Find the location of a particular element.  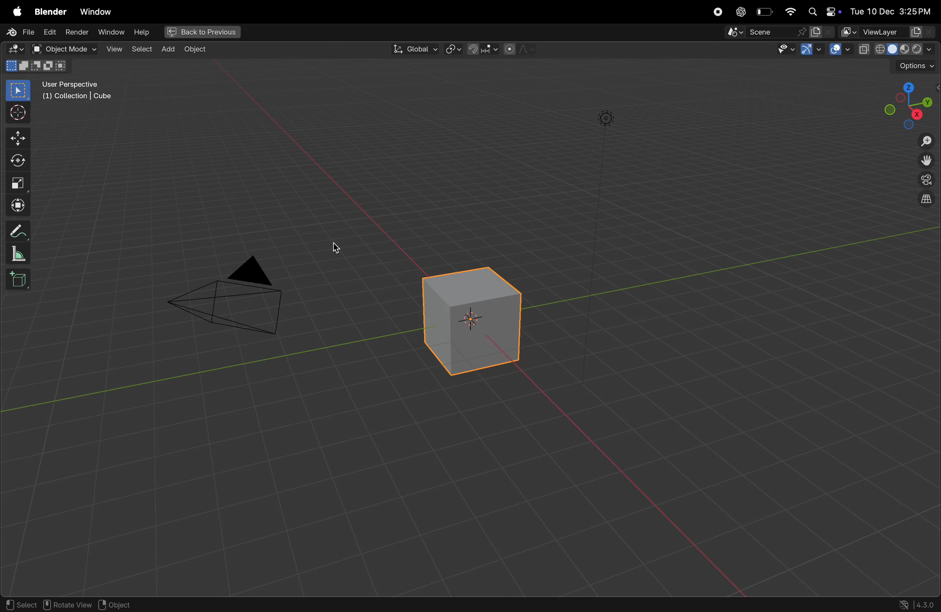

Blender is located at coordinates (49, 11).